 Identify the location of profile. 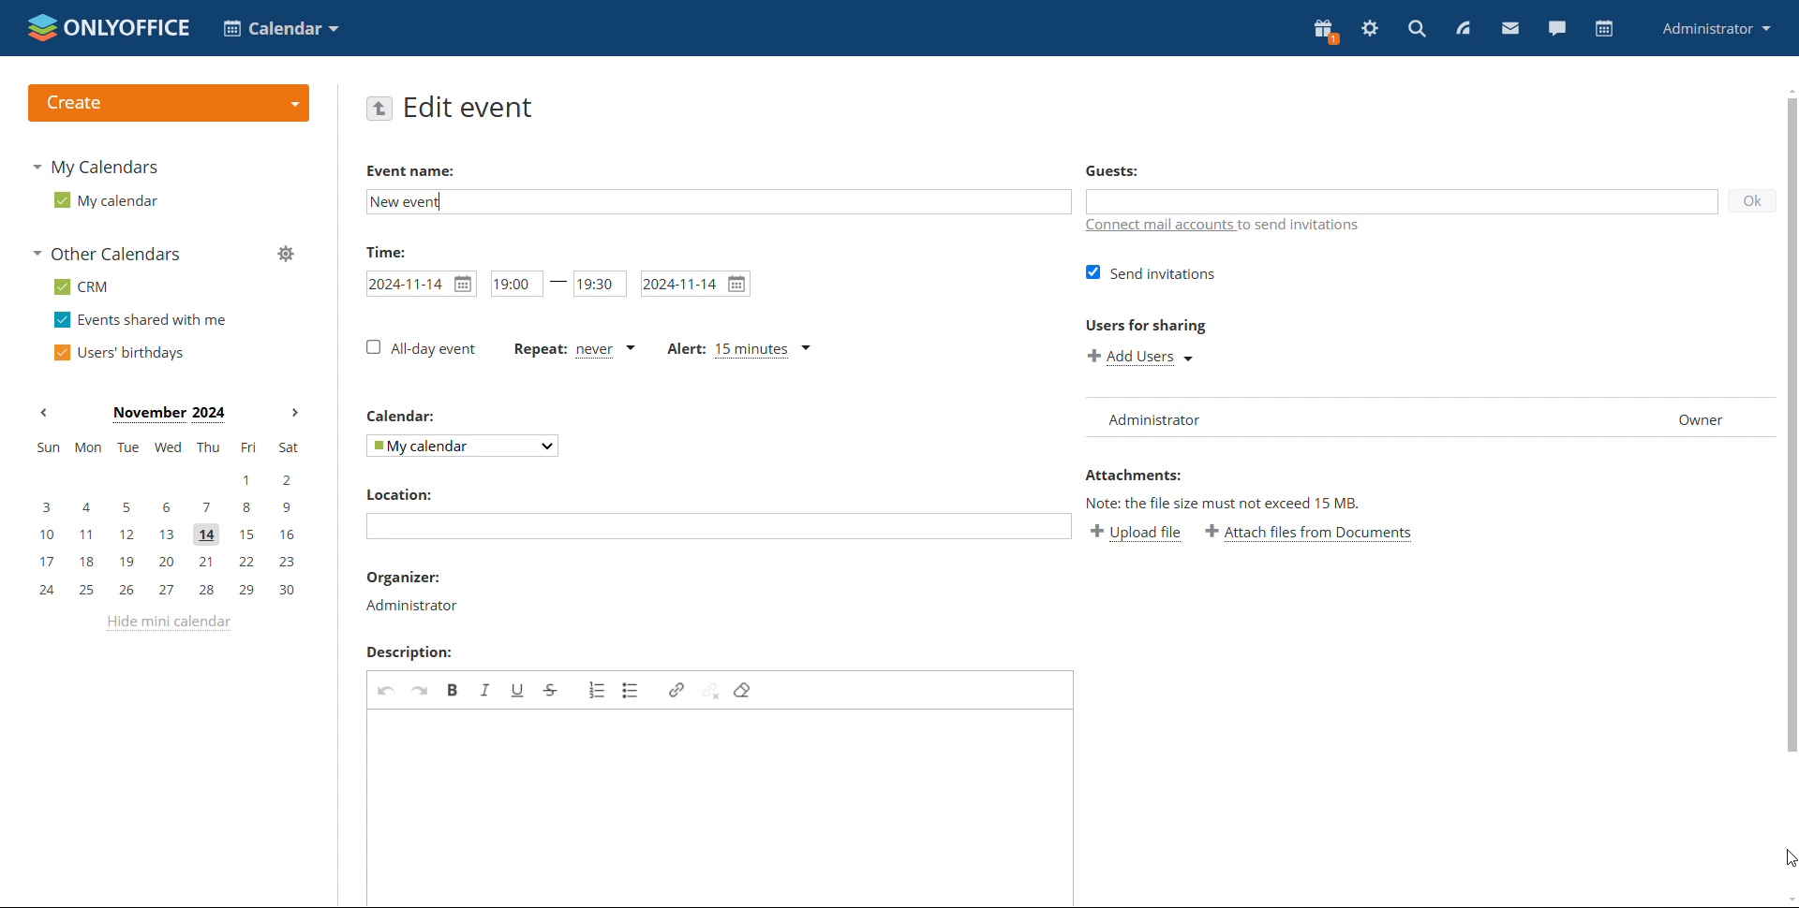
(1713, 30).